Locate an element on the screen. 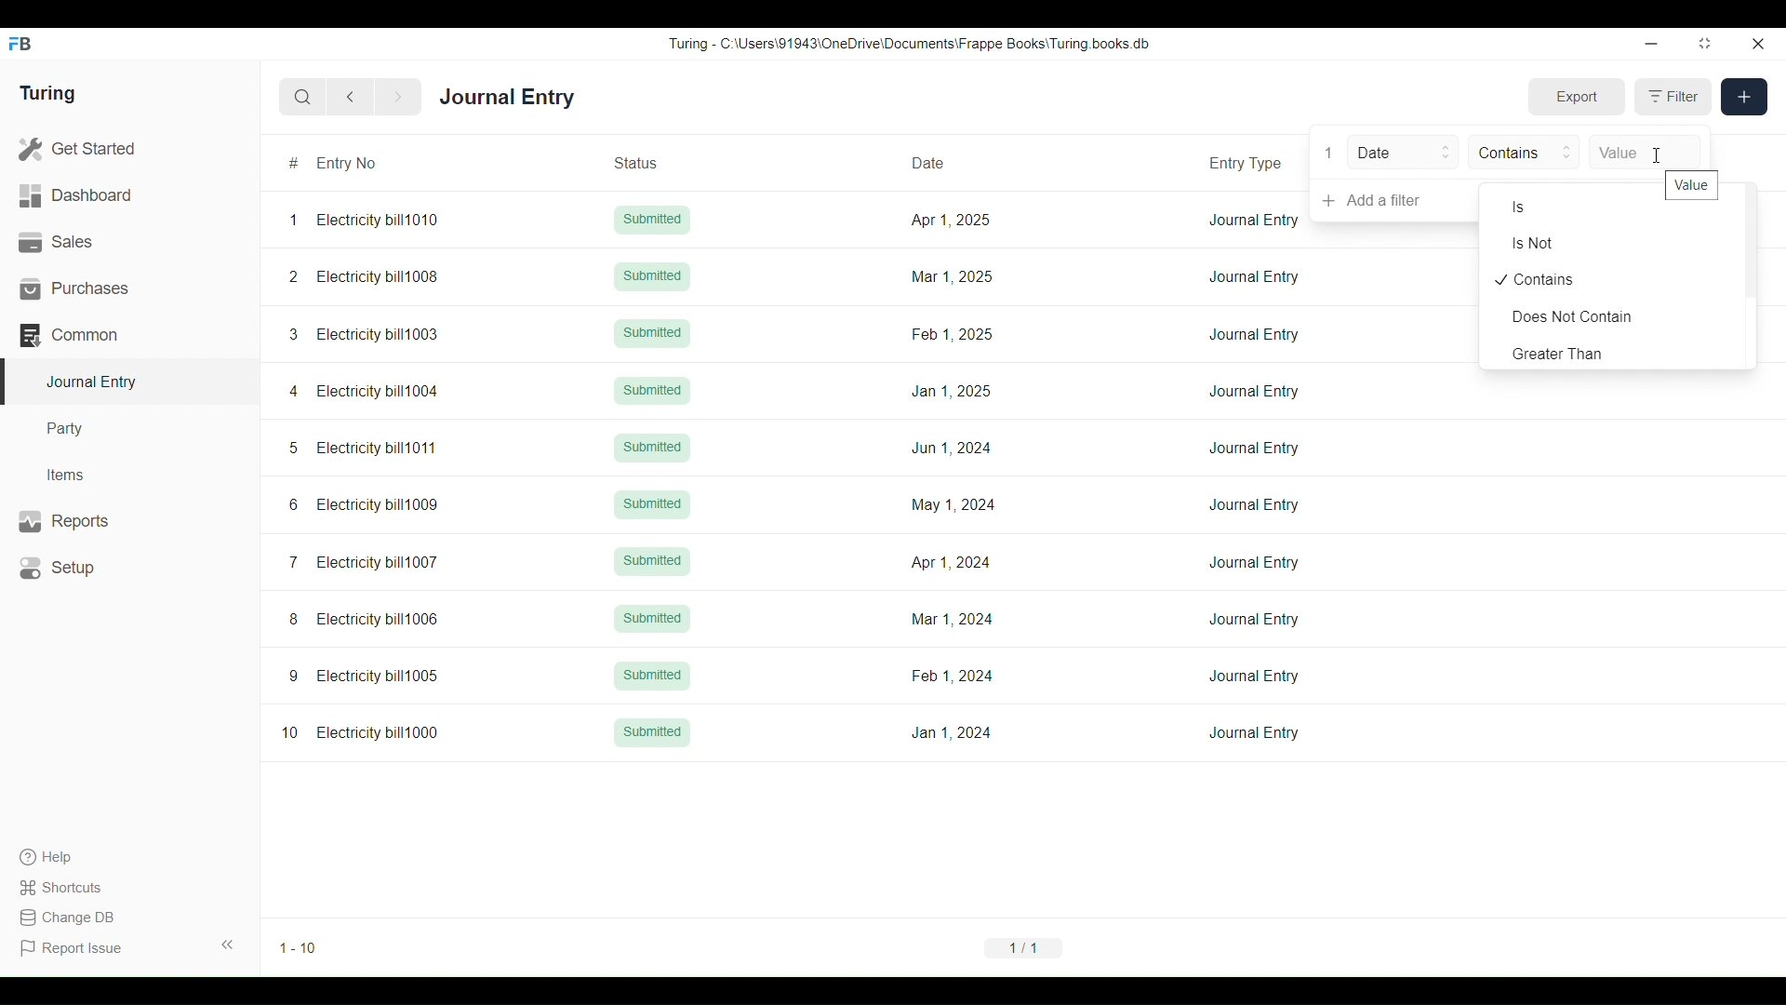 The image size is (1786, 1005). Common is located at coordinates (129, 335).